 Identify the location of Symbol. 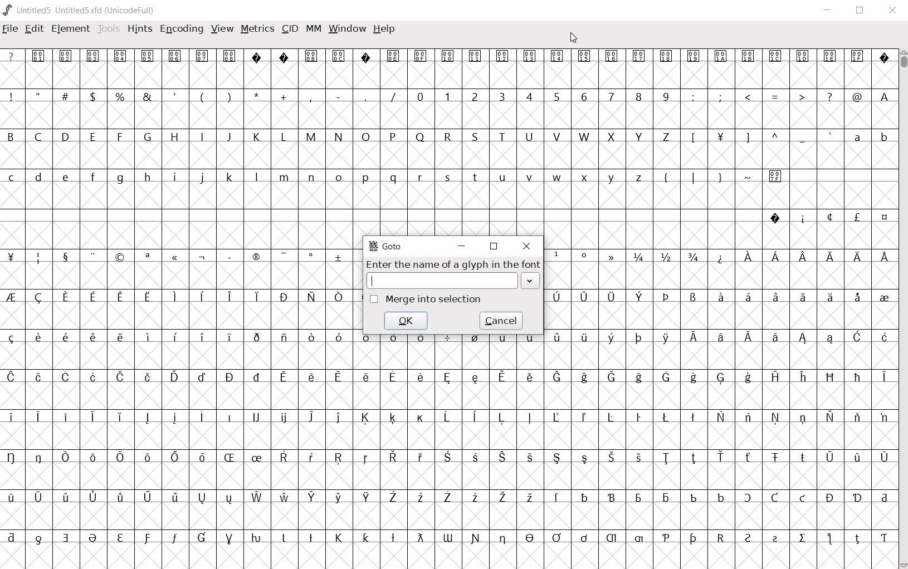
(284, 379).